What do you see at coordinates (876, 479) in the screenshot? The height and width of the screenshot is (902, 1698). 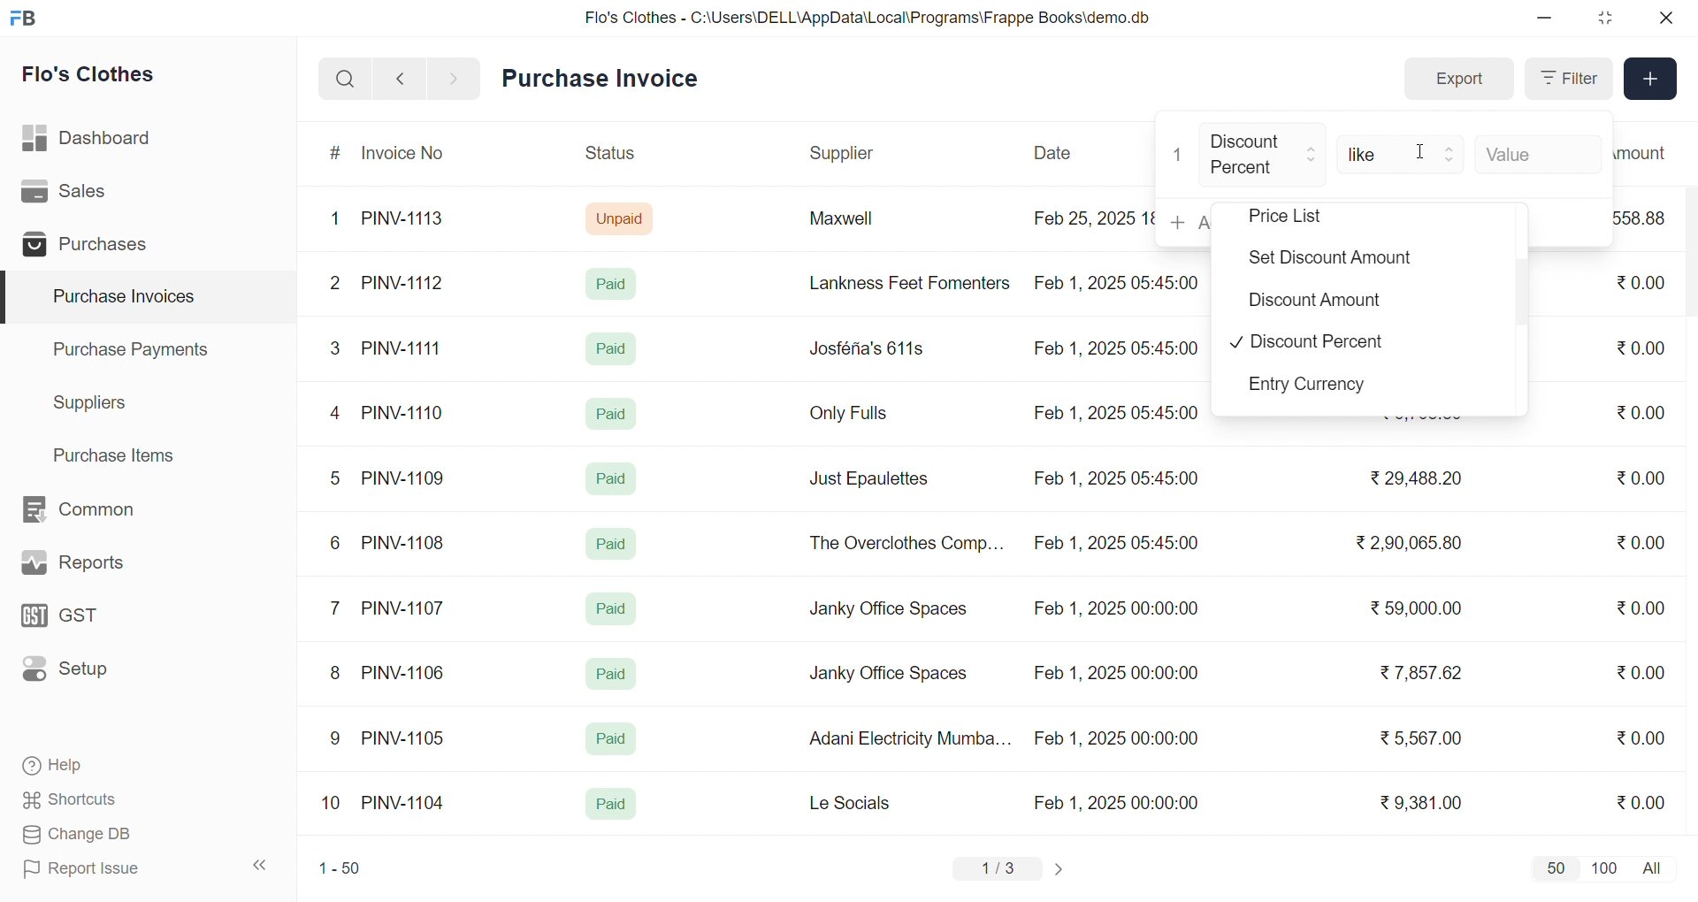 I see `Just Epaulettes` at bounding box center [876, 479].